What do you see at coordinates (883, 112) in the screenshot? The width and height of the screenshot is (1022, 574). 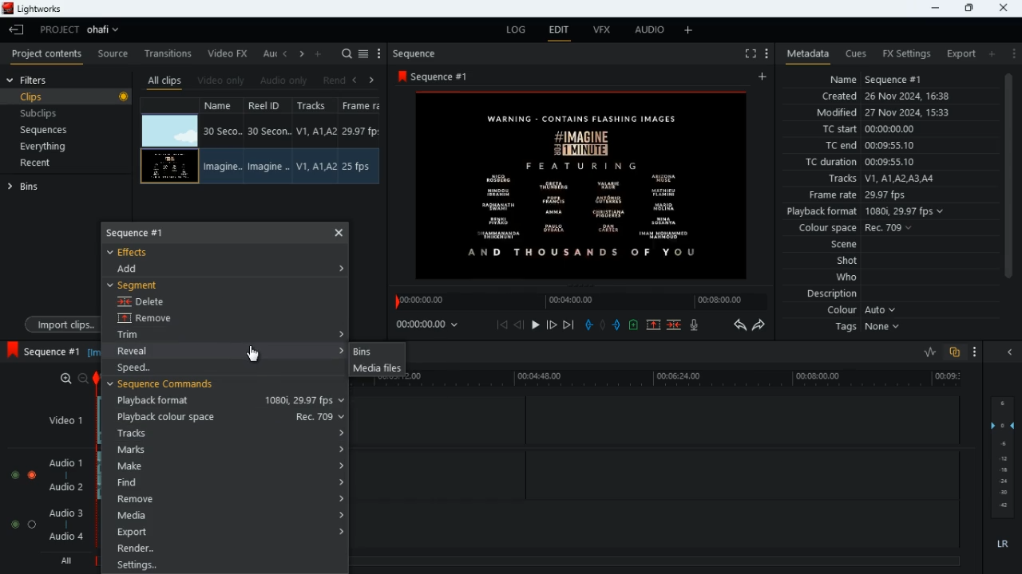 I see `modified` at bounding box center [883, 112].